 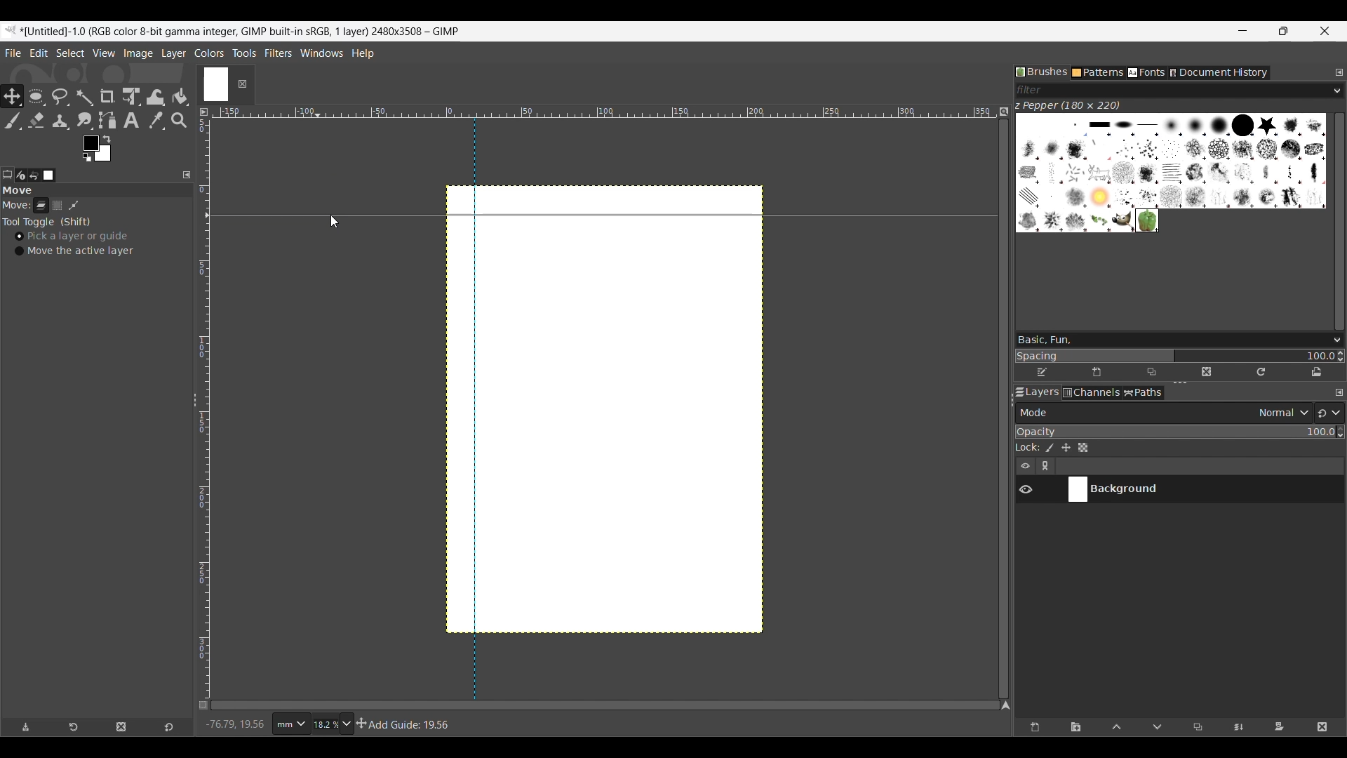 I want to click on Fuzzy select tool, so click(x=84, y=97).